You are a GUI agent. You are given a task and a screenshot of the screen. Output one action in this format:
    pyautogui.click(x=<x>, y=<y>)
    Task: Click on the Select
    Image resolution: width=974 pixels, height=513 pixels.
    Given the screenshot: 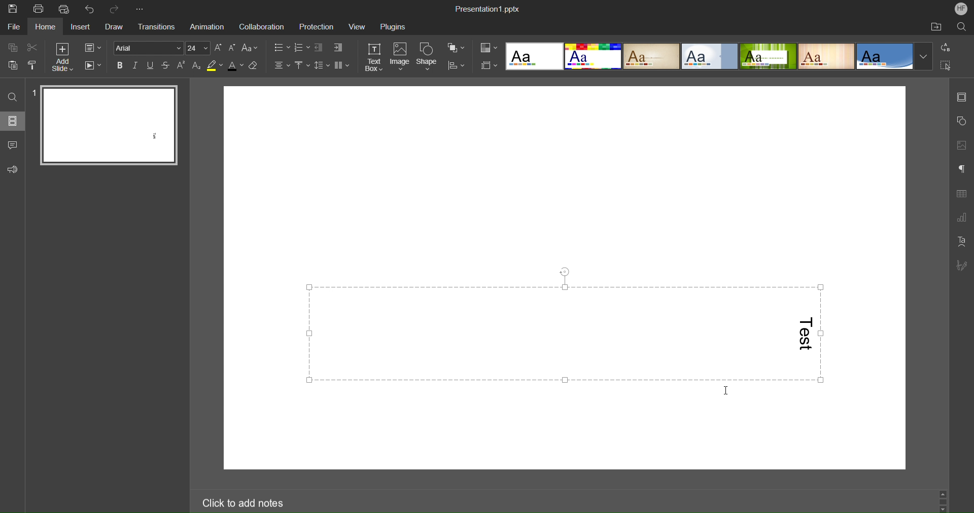 What is the action you would take?
    pyautogui.click(x=946, y=65)
    